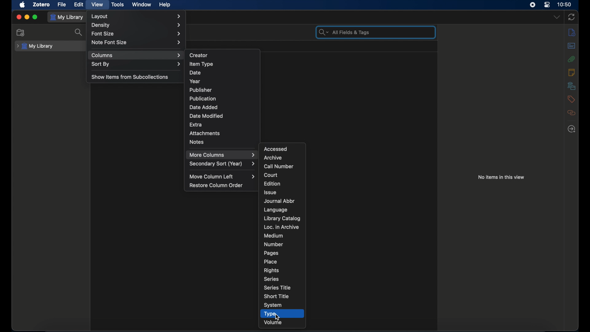  Describe the element at coordinates (136, 64) in the screenshot. I see `sort by` at that location.